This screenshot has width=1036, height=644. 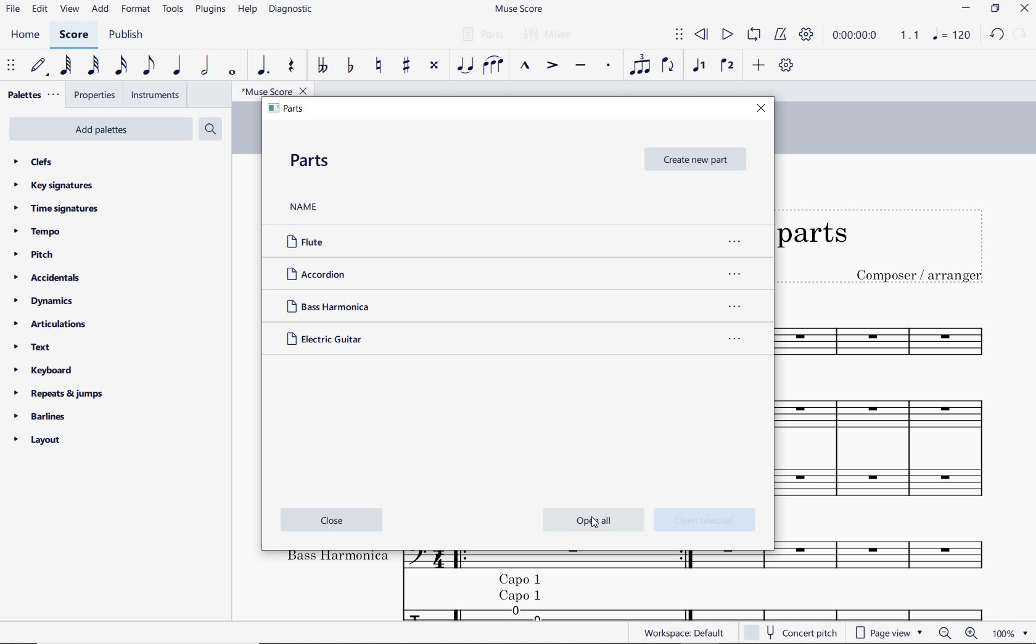 What do you see at coordinates (1021, 34) in the screenshot?
I see `REDO` at bounding box center [1021, 34].